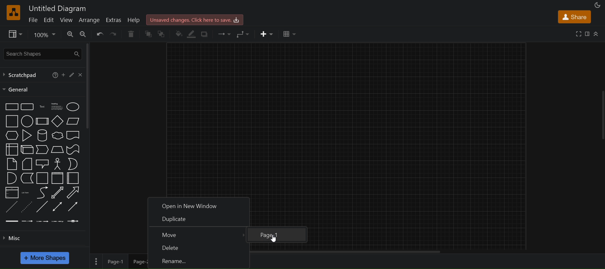  I want to click on data storage, so click(26, 178).